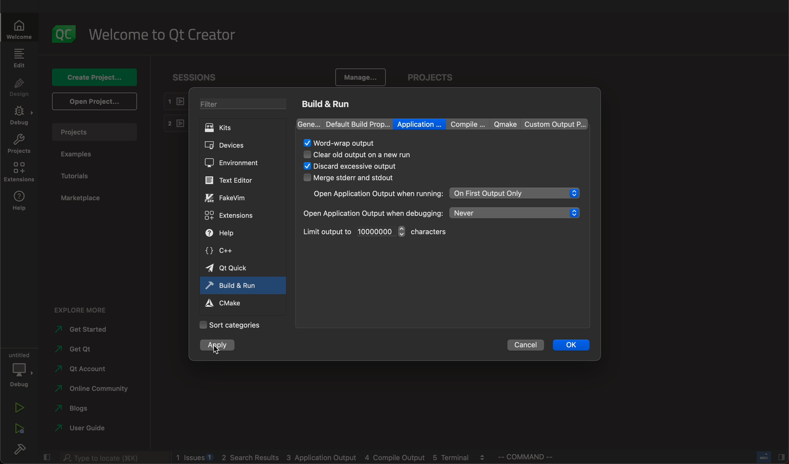  What do you see at coordinates (515, 193) in the screenshot?
I see `on first output` at bounding box center [515, 193].